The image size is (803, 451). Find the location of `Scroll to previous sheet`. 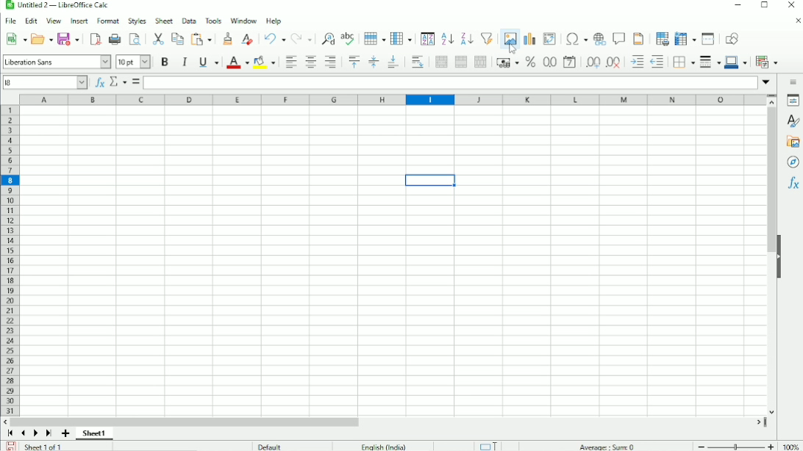

Scroll to previous sheet is located at coordinates (23, 433).